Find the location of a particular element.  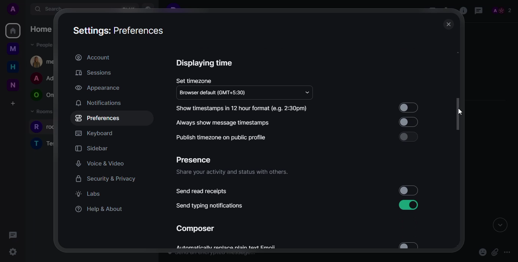

send typing notifications is located at coordinates (210, 205).